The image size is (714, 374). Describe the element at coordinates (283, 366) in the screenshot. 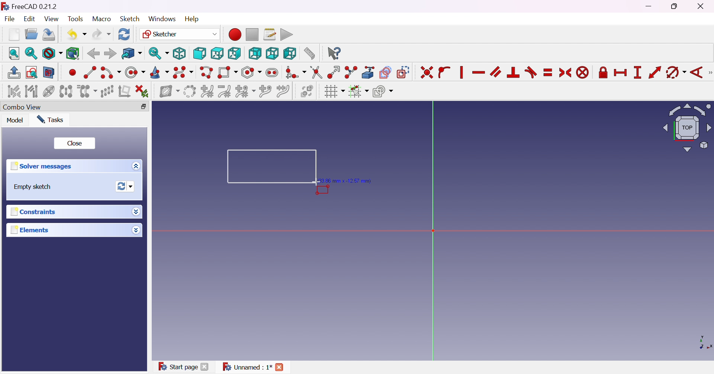

I see `Close` at that location.